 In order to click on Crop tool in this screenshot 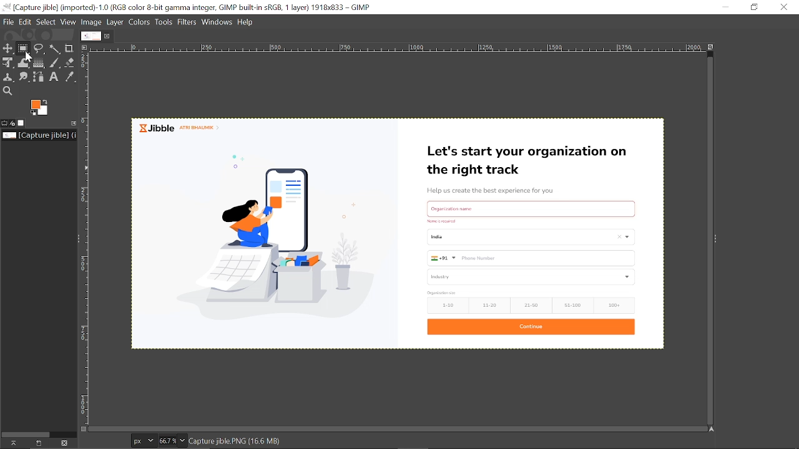, I will do `click(70, 48)`.